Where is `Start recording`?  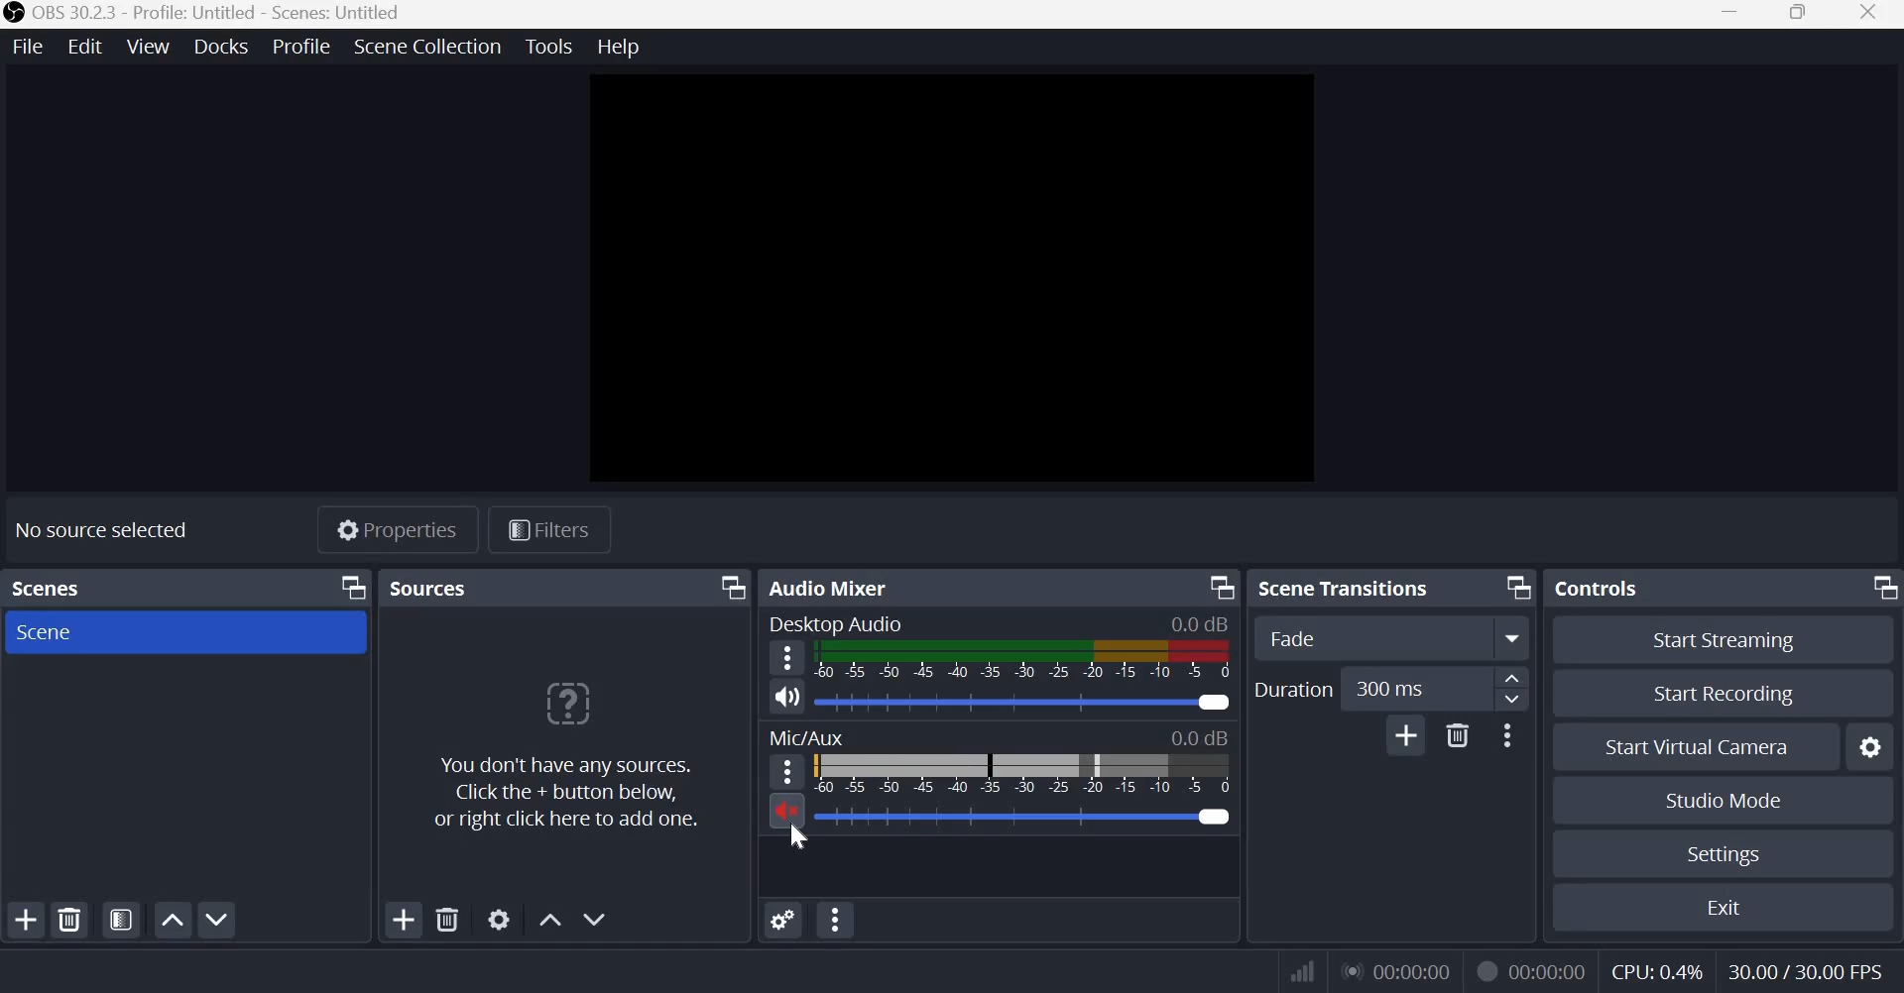 Start recording is located at coordinates (1721, 695).